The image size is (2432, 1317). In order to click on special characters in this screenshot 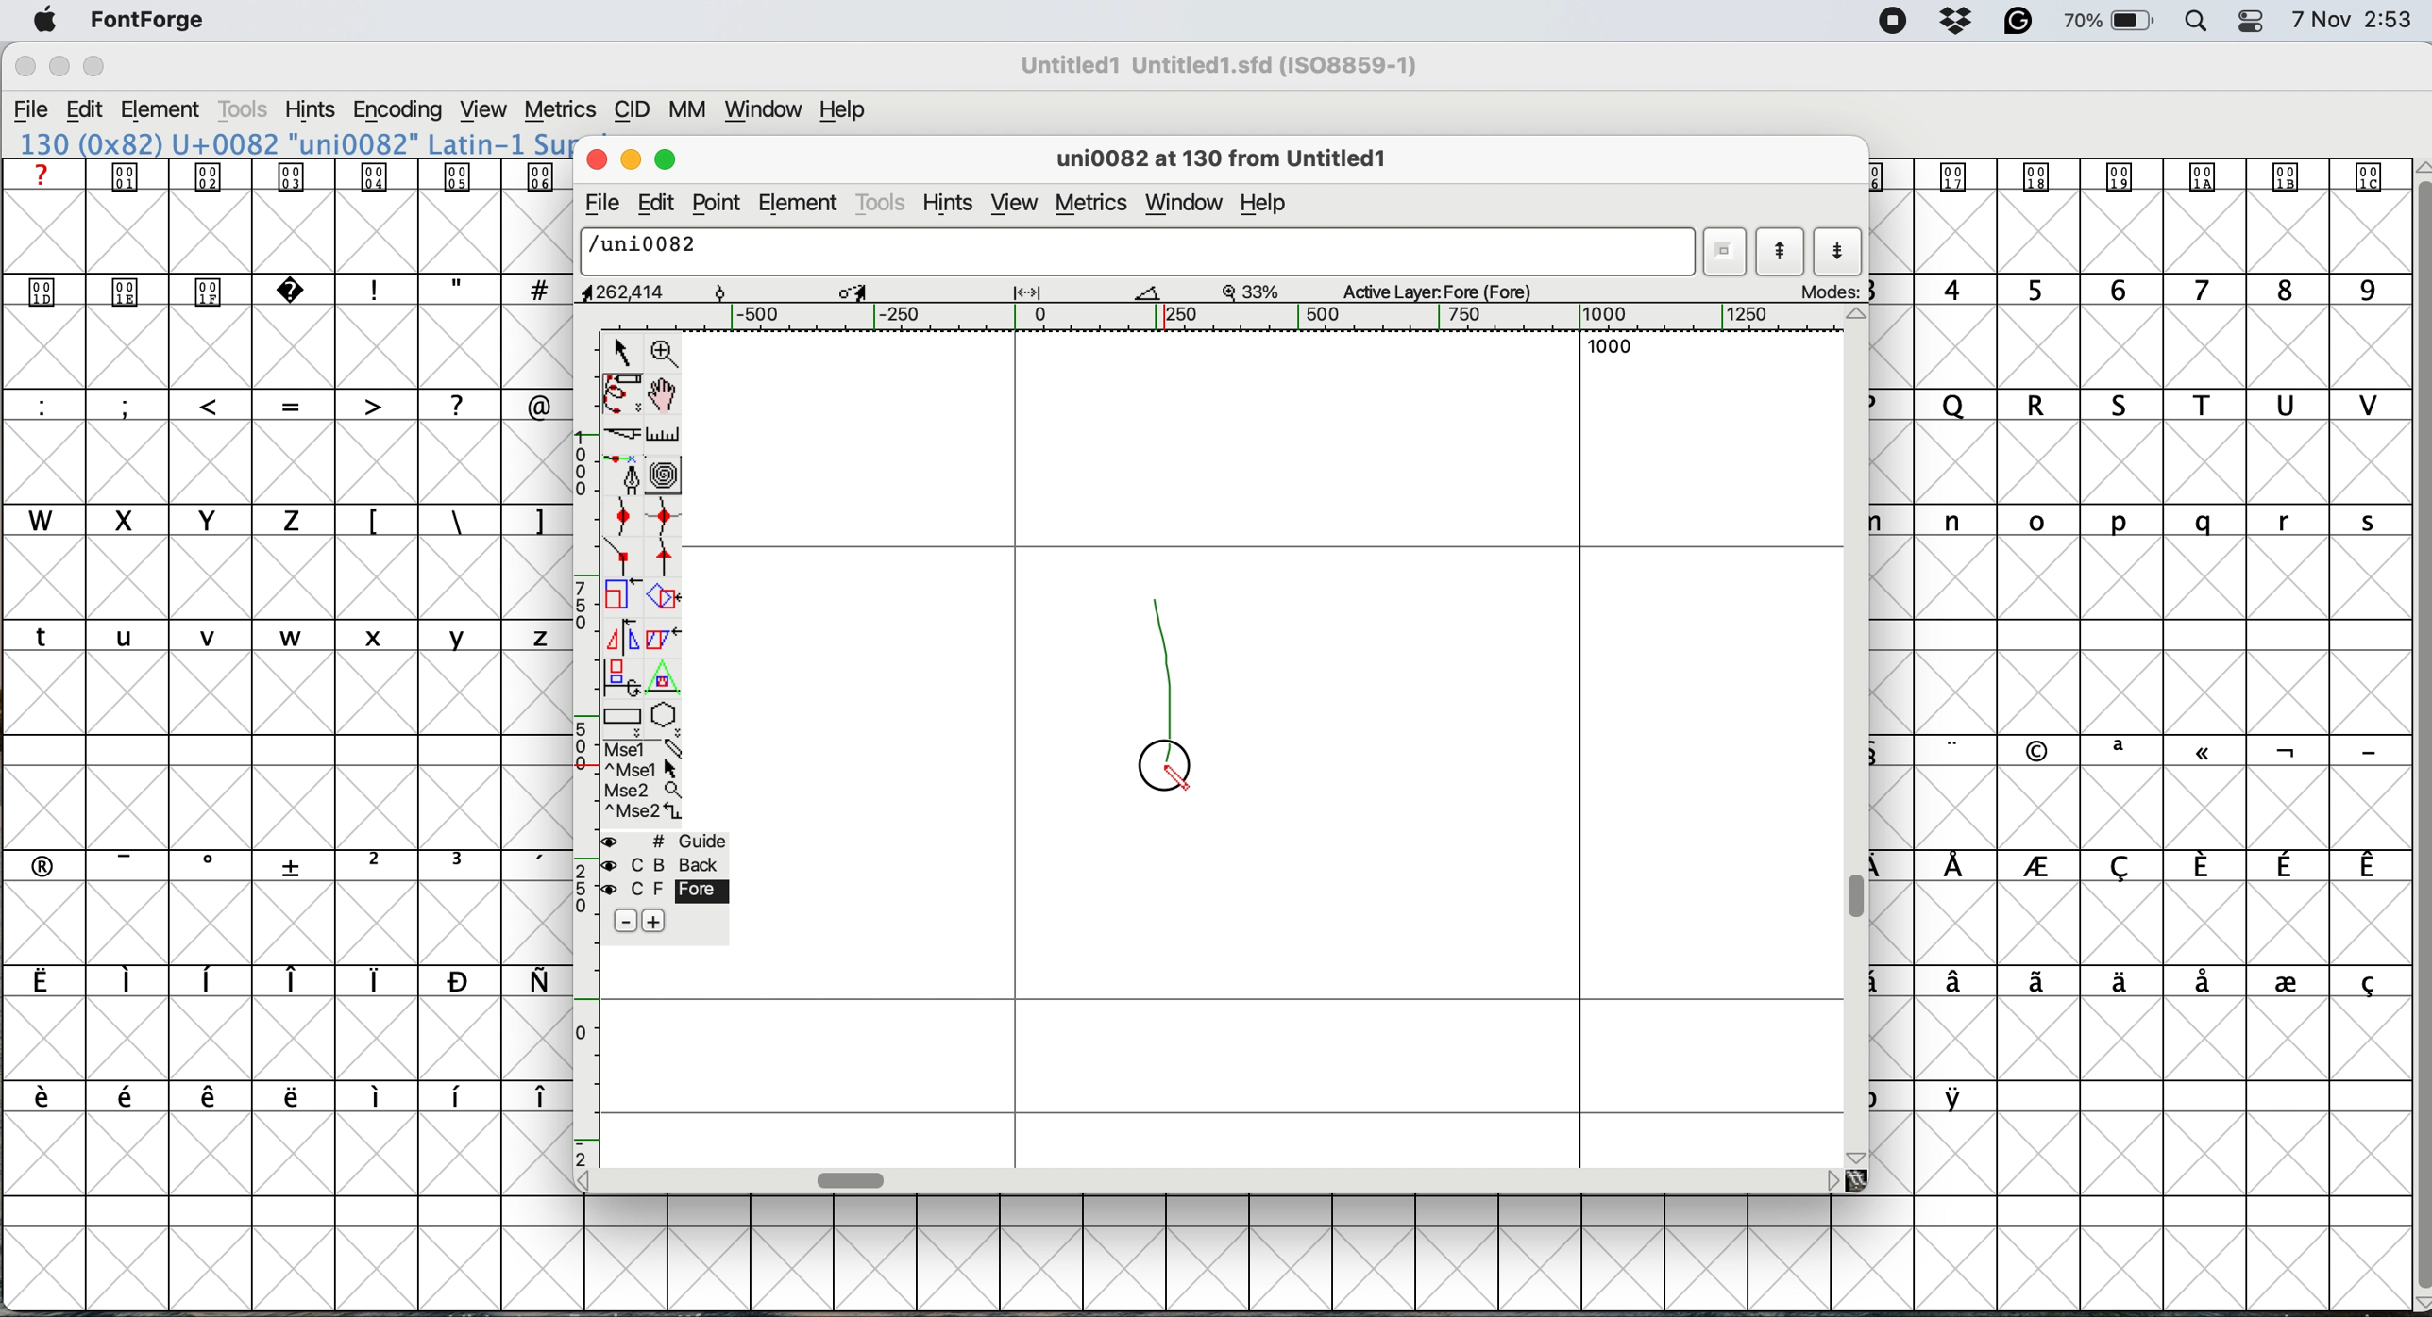, I will do `click(275, 404)`.